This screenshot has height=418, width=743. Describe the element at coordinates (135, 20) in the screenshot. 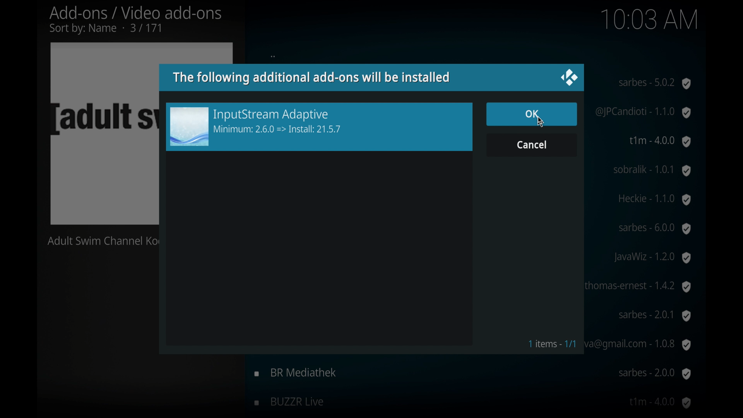

I see `add-ons/ video add-ons` at that location.